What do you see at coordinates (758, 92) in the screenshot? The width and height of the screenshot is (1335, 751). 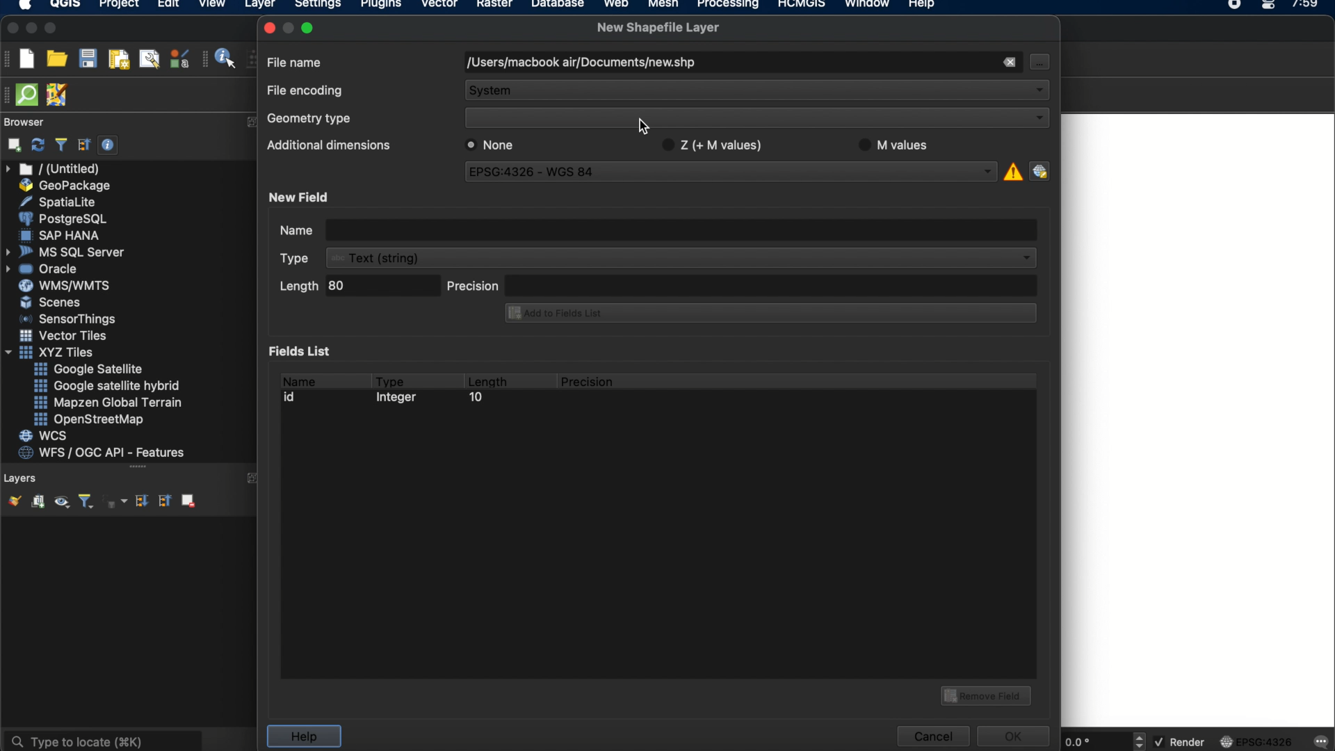 I see `system dropdown menu` at bounding box center [758, 92].